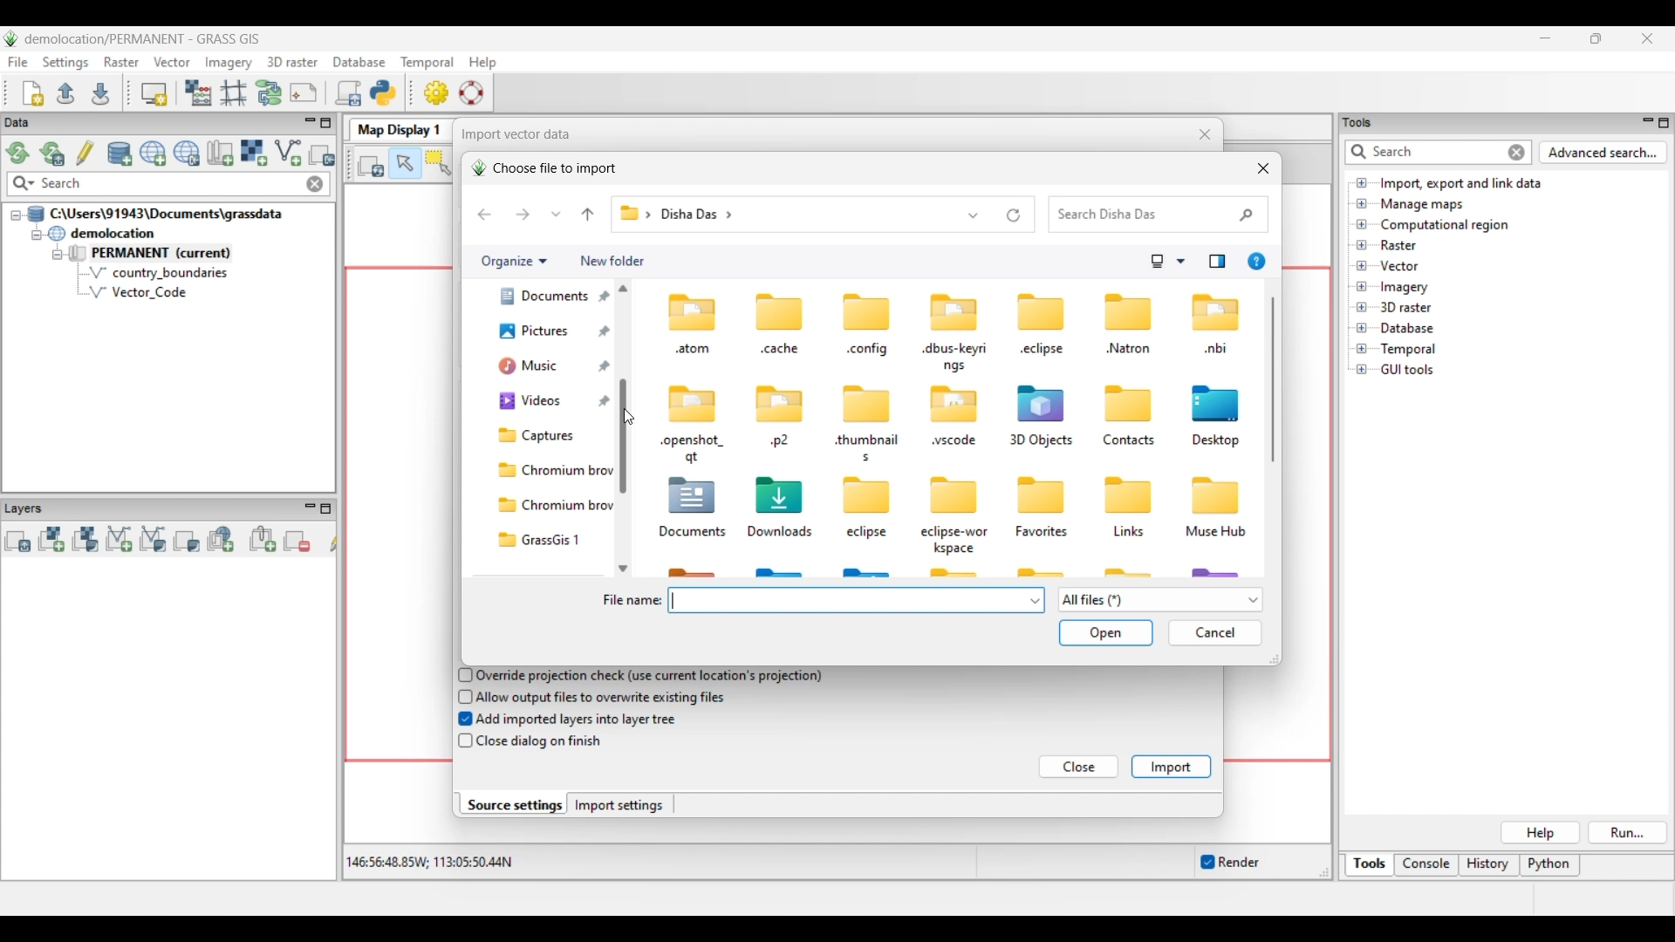 The height and width of the screenshot is (942, 1675). Describe the element at coordinates (780, 402) in the screenshot. I see `icon` at that location.